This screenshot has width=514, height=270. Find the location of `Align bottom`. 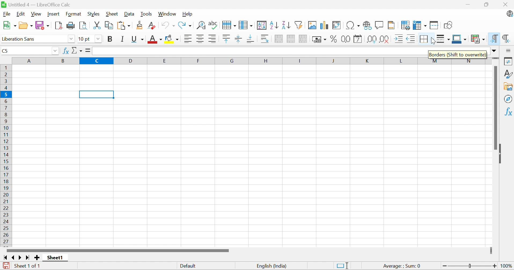

Align bottom is located at coordinates (252, 39).